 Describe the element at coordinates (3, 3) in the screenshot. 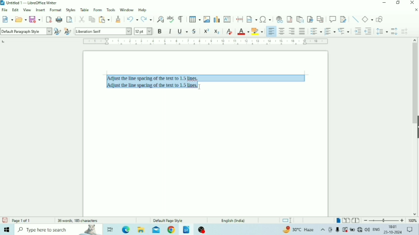

I see `Logo` at that location.